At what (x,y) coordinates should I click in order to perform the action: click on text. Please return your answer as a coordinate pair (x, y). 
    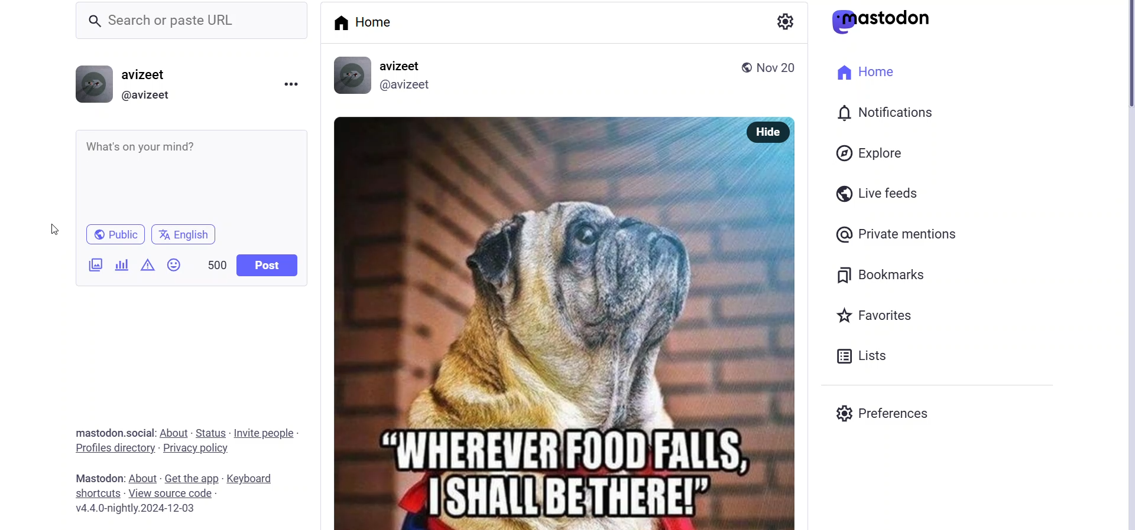
    Looking at the image, I should click on (96, 477).